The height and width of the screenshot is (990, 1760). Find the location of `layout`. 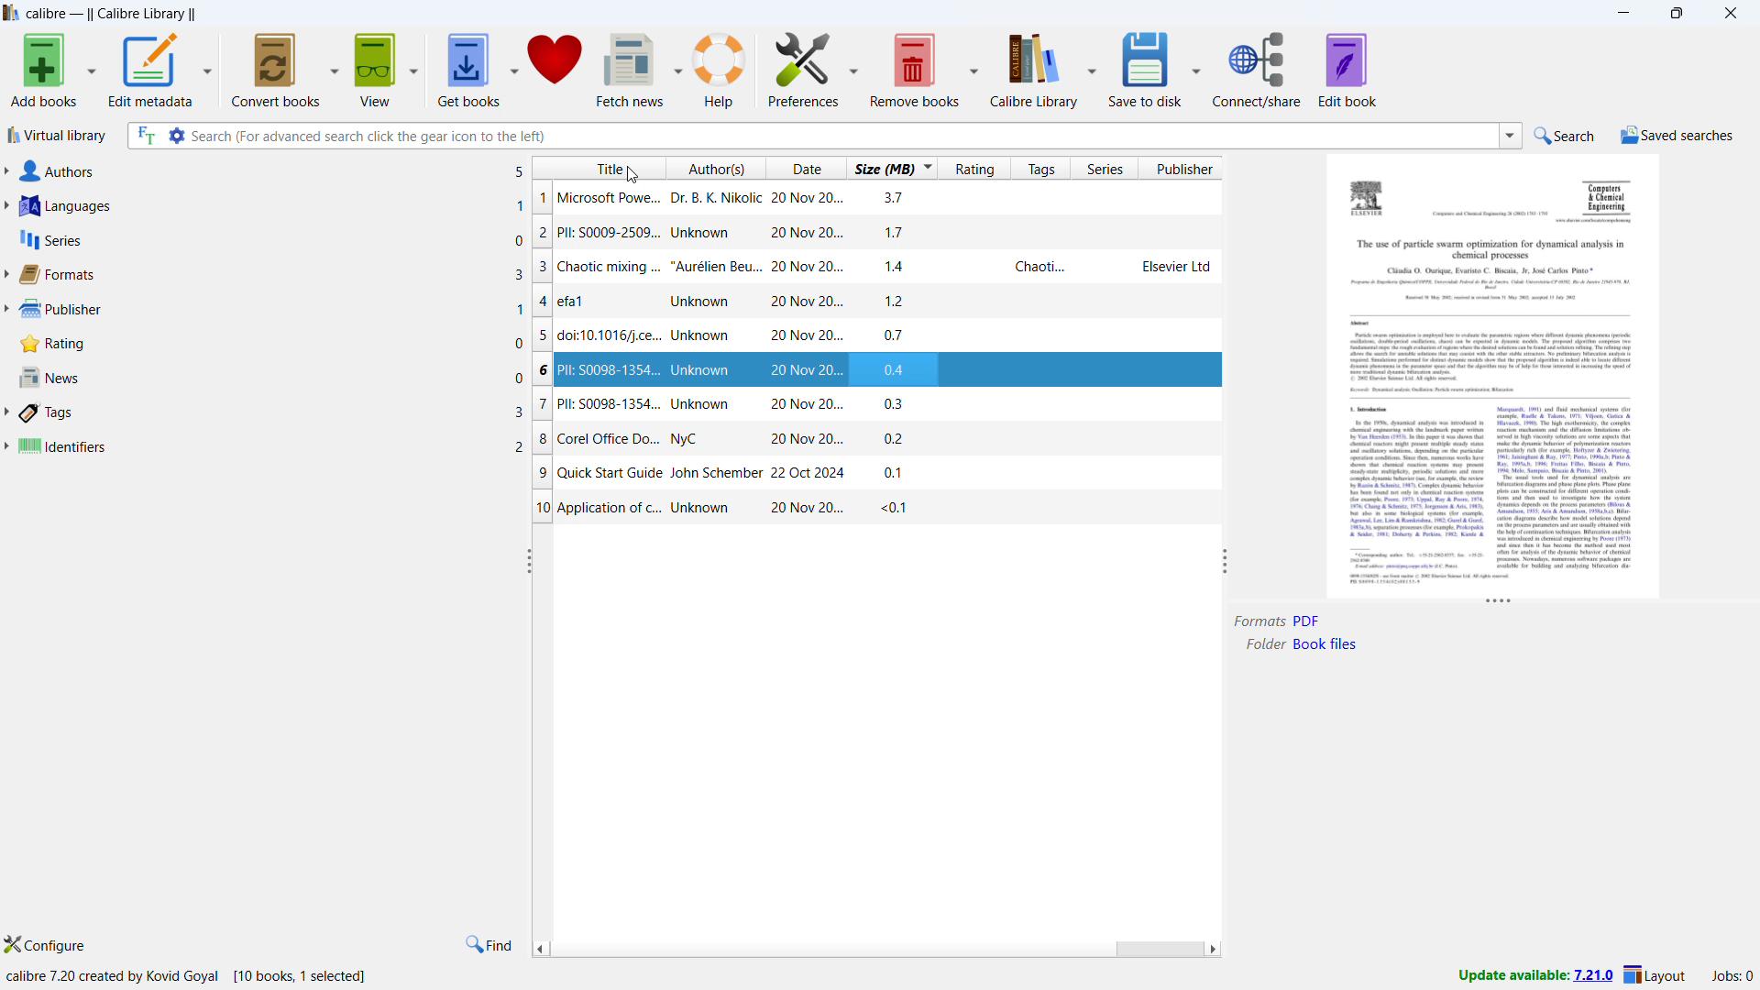

layout is located at coordinates (1657, 975).